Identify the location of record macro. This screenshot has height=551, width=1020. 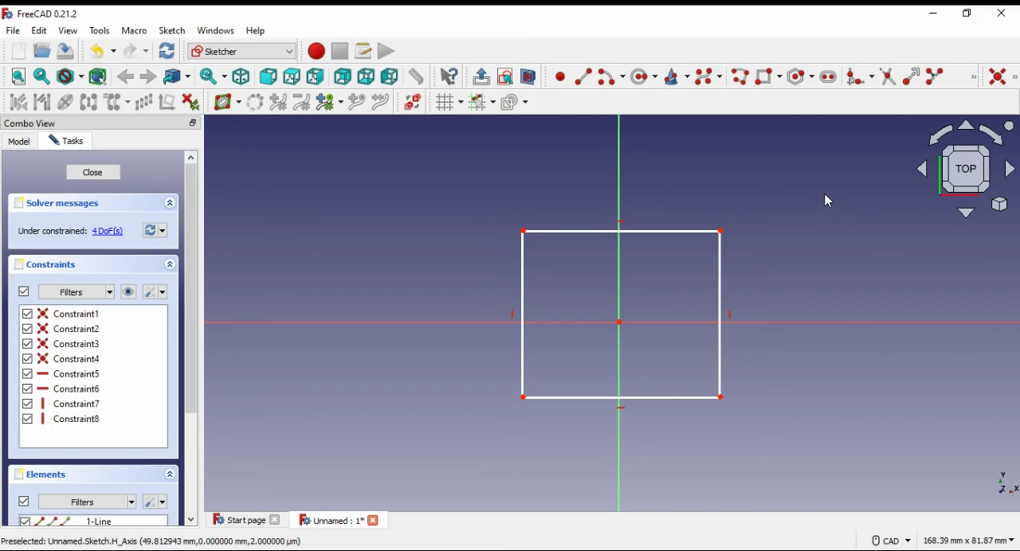
(316, 51).